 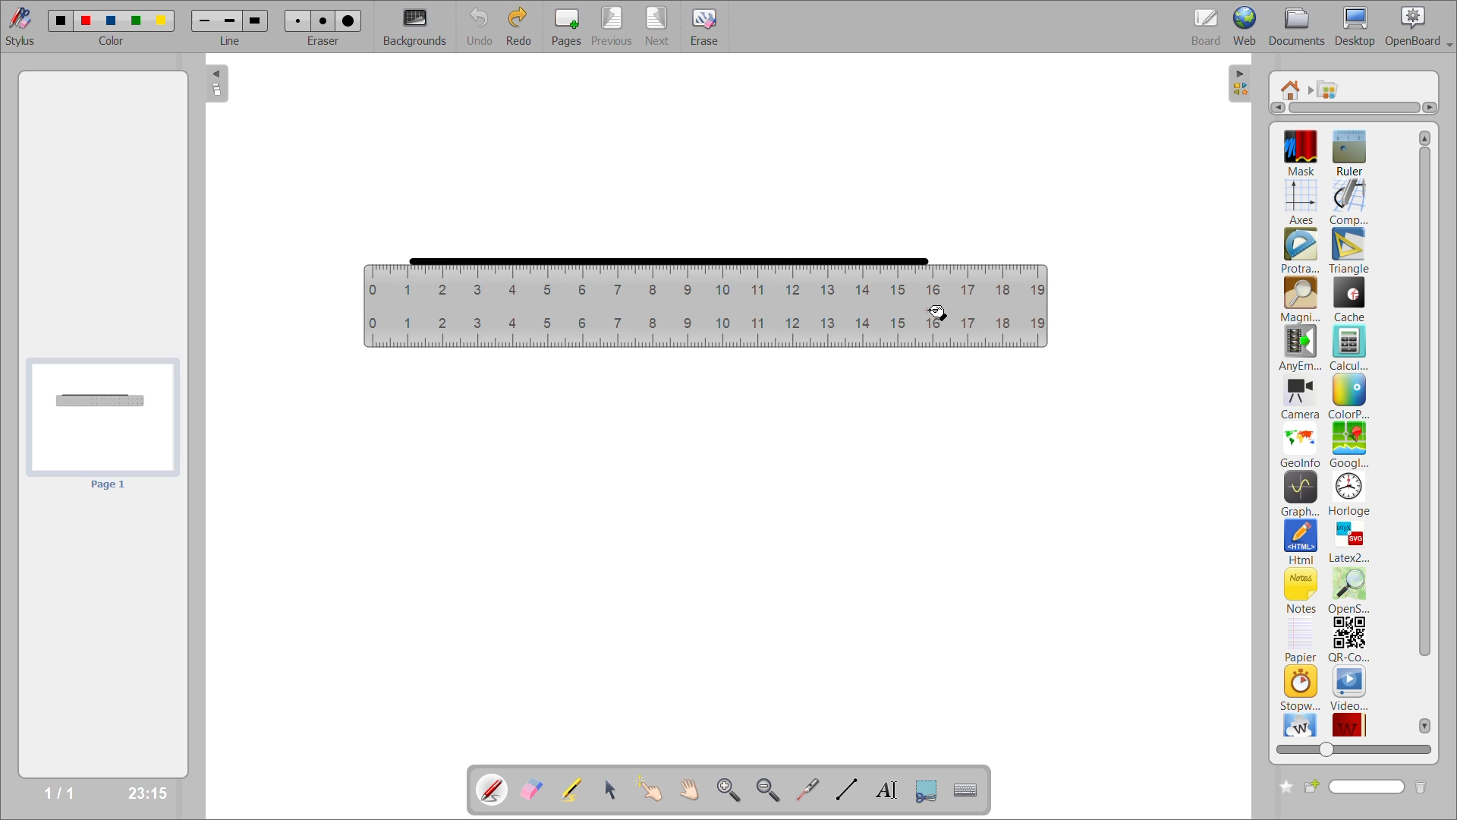 I want to click on eraser 1, so click(x=298, y=20).